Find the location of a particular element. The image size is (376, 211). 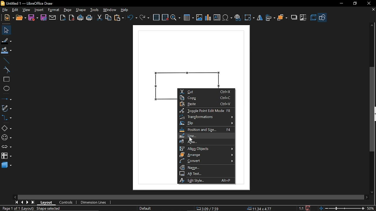

flip is located at coordinates (260, 18).